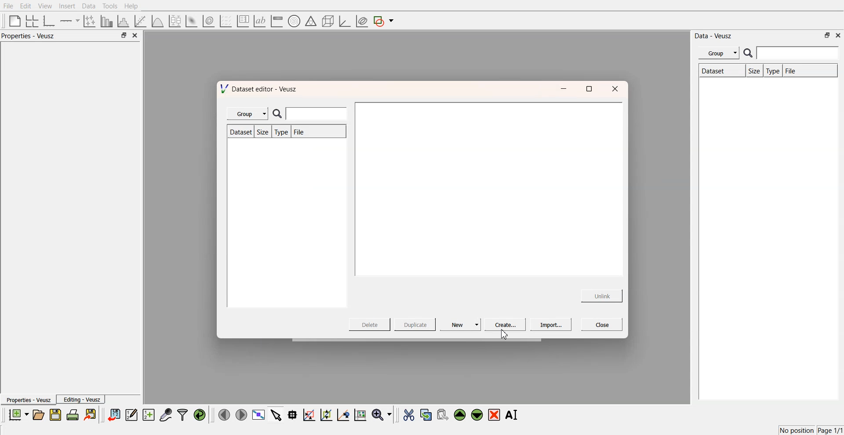 This screenshot has height=435, width=844. What do you see at coordinates (89, 21) in the screenshot?
I see `plot points with non-orthogonal axes` at bounding box center [89, 21].